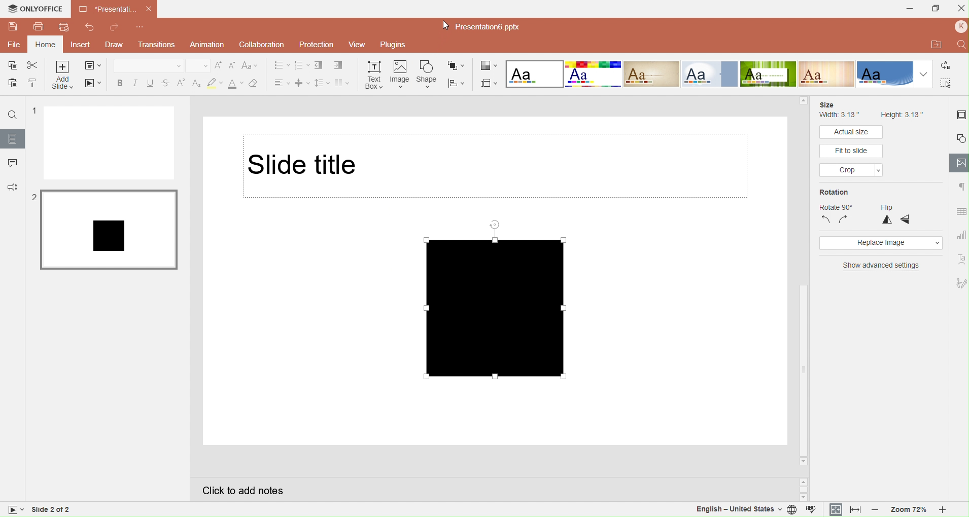  I want to click on Slide title, so click(494, 165).